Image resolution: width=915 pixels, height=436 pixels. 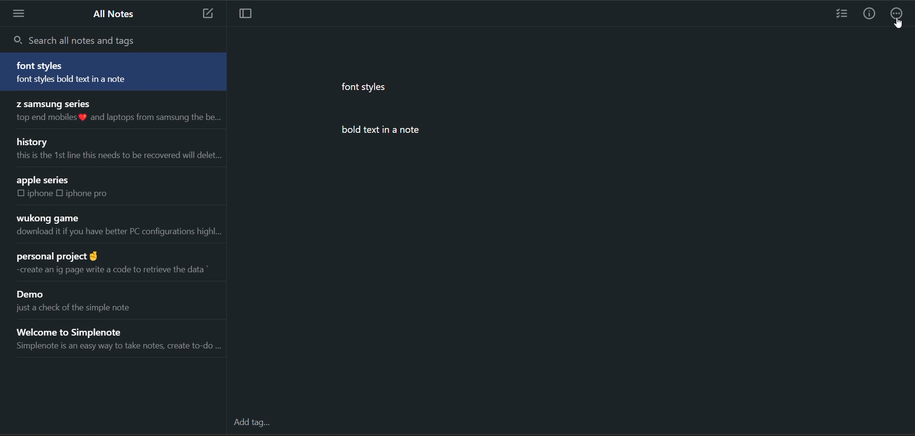 What do you see at coordinates (897, 15) in the screenshot?
I see `actions` at bounding box center [897, 15].